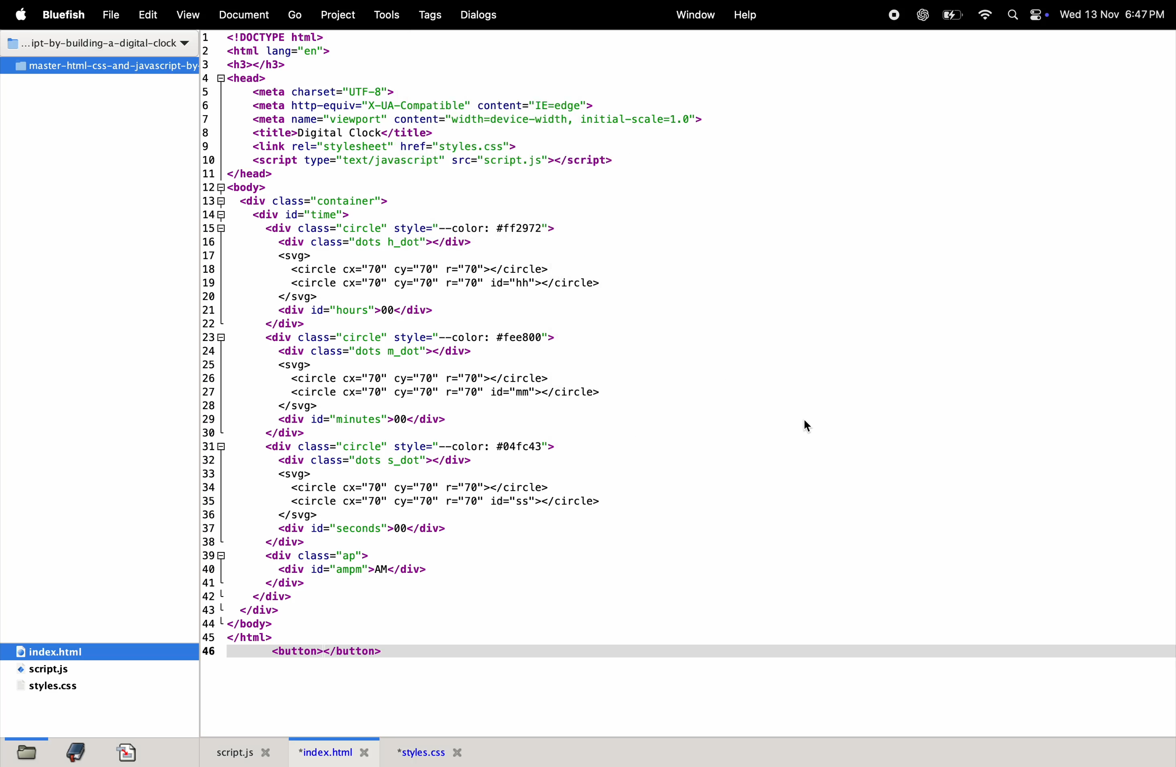 The width and height of the screenshot is (1176, 767). I want to click on page title, so click(96, 44).